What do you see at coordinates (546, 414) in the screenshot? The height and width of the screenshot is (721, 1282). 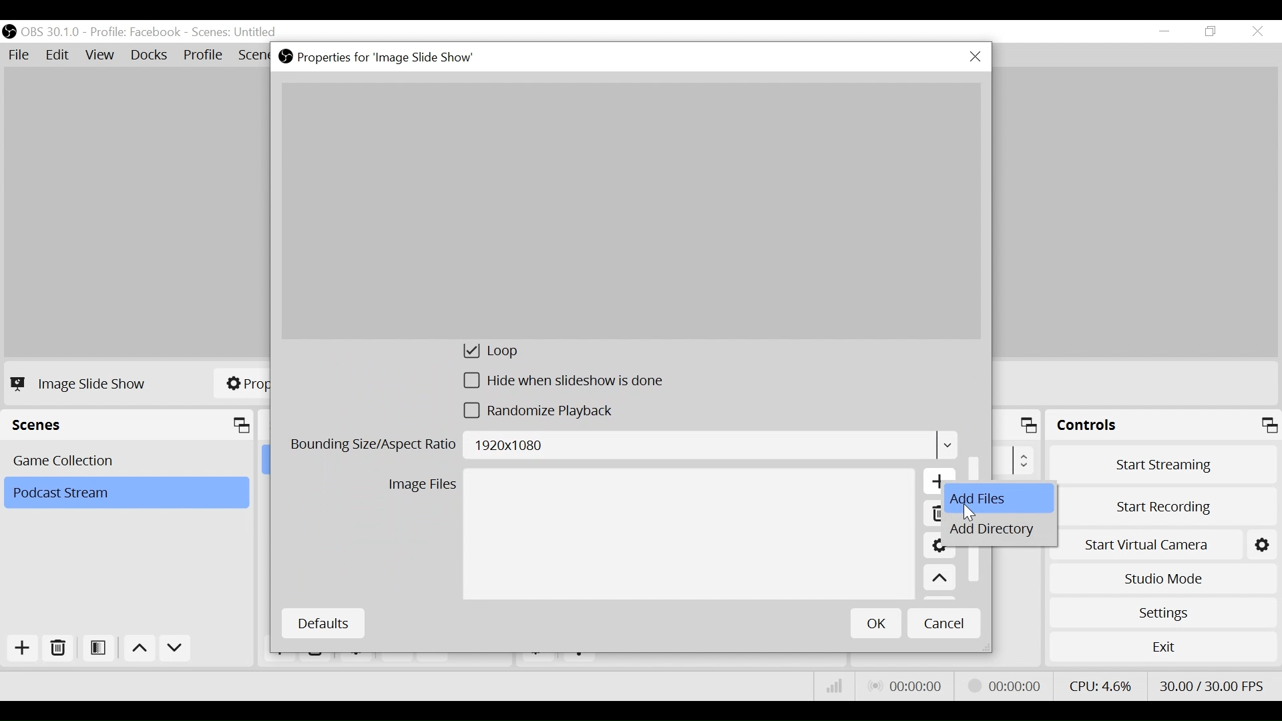 I see `(un)select randomize playback` at bounding box center [546, 414].